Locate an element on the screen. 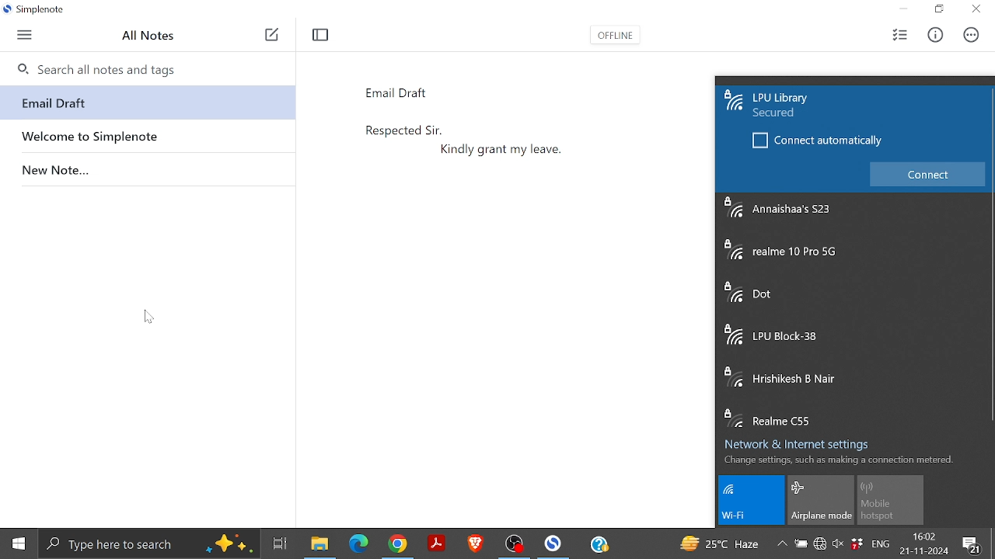 The width and height of the screenshot is (995, 559). Language is located at coordinates (883, 545).